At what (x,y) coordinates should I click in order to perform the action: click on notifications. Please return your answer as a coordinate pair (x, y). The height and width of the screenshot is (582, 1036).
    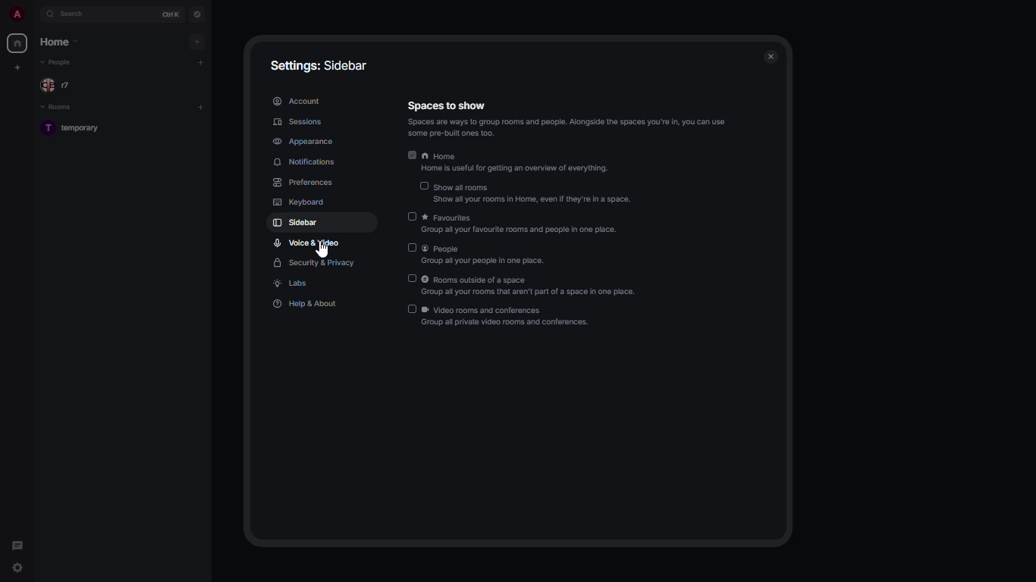
    Looking at the image, I should click on (305, 163).